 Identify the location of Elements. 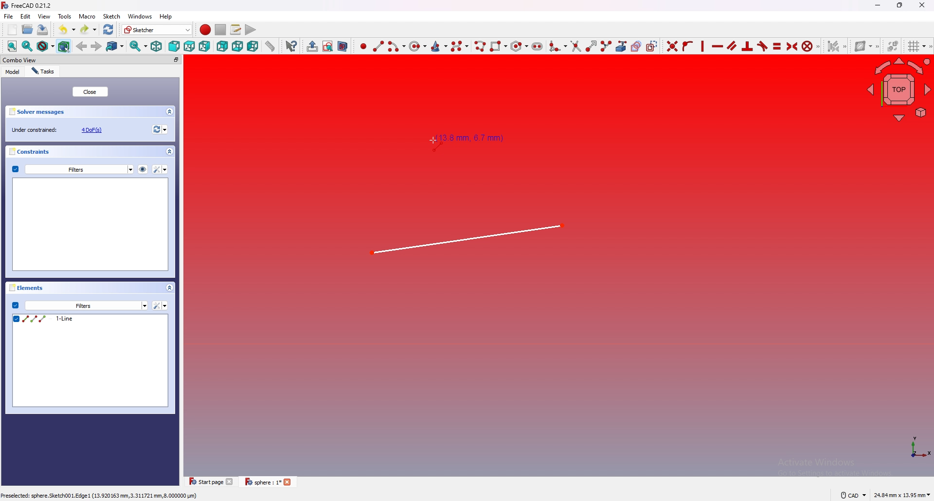
(93, 289).